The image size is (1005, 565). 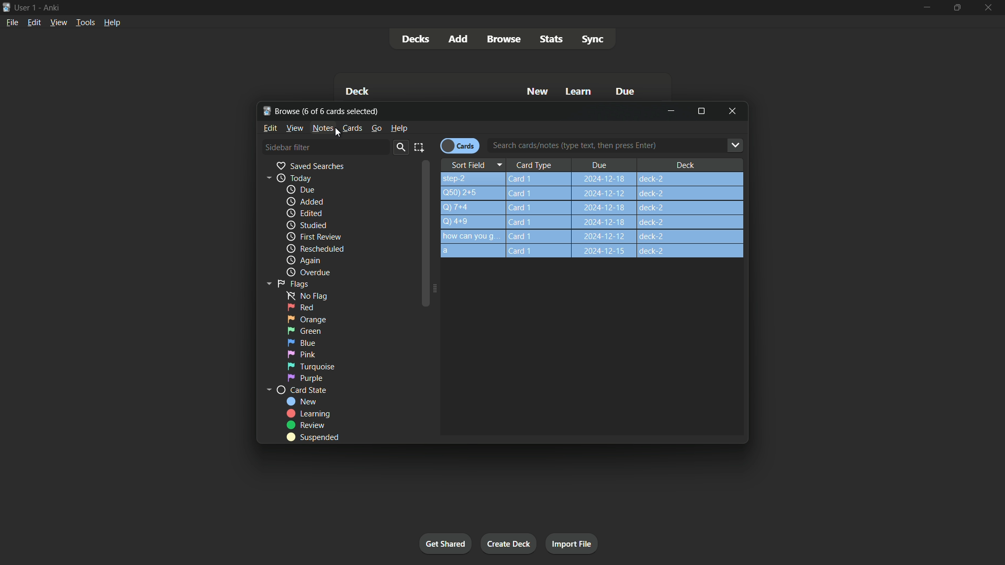 What do you see at coordinates (304, 295) in the screenshot?
I see `no flag` at bounding box center [304, 295].